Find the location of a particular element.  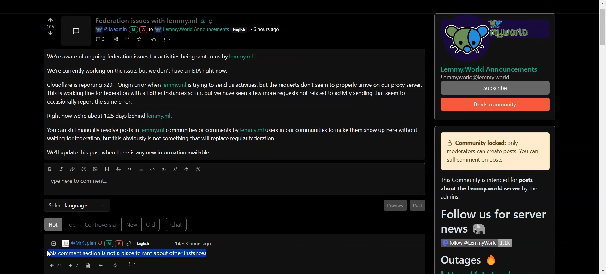

Subscribe is located at coordinates (496, 104).